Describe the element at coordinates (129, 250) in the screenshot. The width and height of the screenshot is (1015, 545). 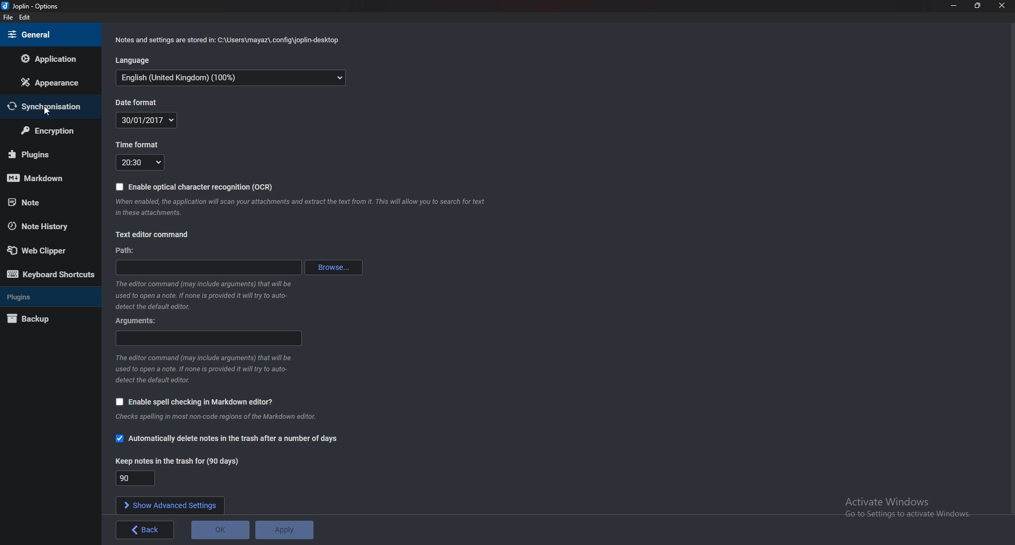
I see `path` at that location.